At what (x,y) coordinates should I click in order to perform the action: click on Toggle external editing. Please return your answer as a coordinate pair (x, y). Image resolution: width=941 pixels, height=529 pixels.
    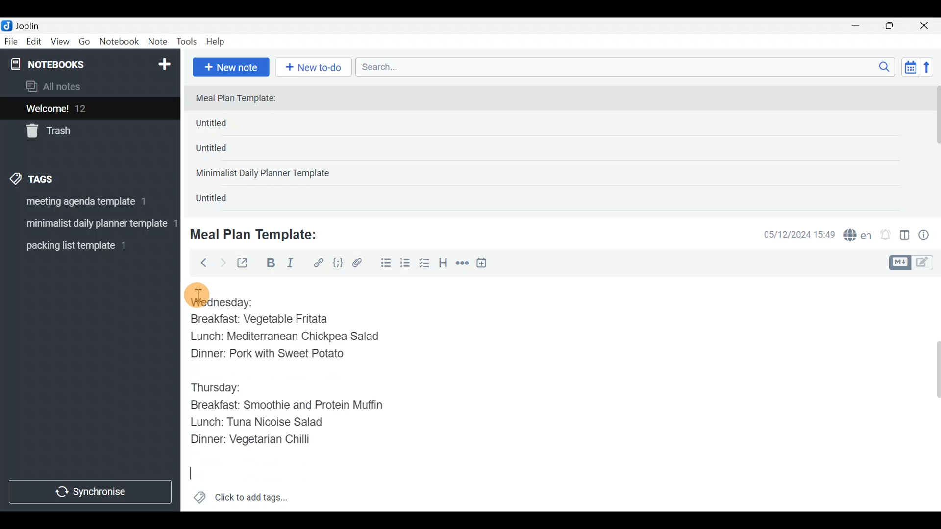
    Looking at the image, I should click on (246, 264).